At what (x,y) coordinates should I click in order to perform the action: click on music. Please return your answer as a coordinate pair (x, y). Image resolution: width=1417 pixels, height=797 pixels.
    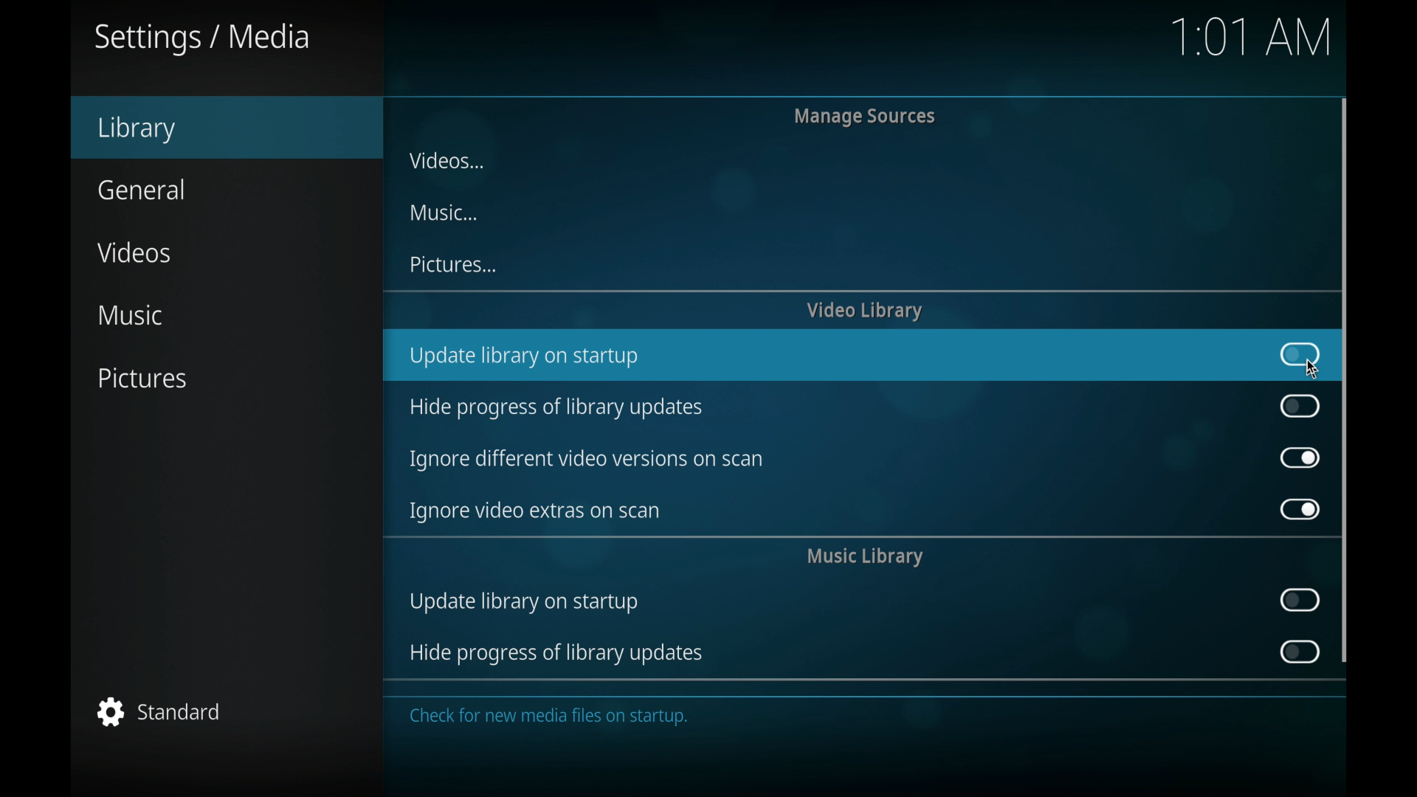
    Looking at the image, I should click on (130, 316).